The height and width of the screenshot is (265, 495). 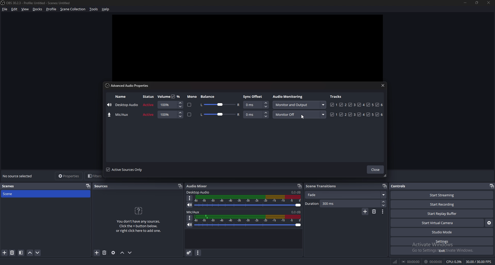 What do you see at coordinates (374, 212) in the screenshot?
I see `remove transition` at bounding box center [374, 212].